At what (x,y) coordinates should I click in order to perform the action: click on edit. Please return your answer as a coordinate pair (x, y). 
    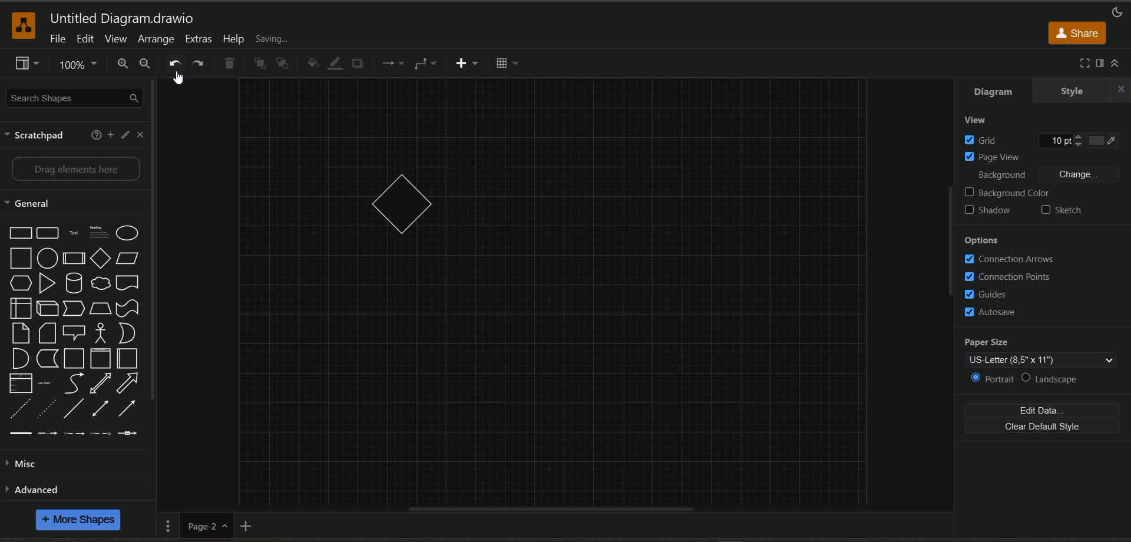
    Looking at the image, I should click on (126, 136).